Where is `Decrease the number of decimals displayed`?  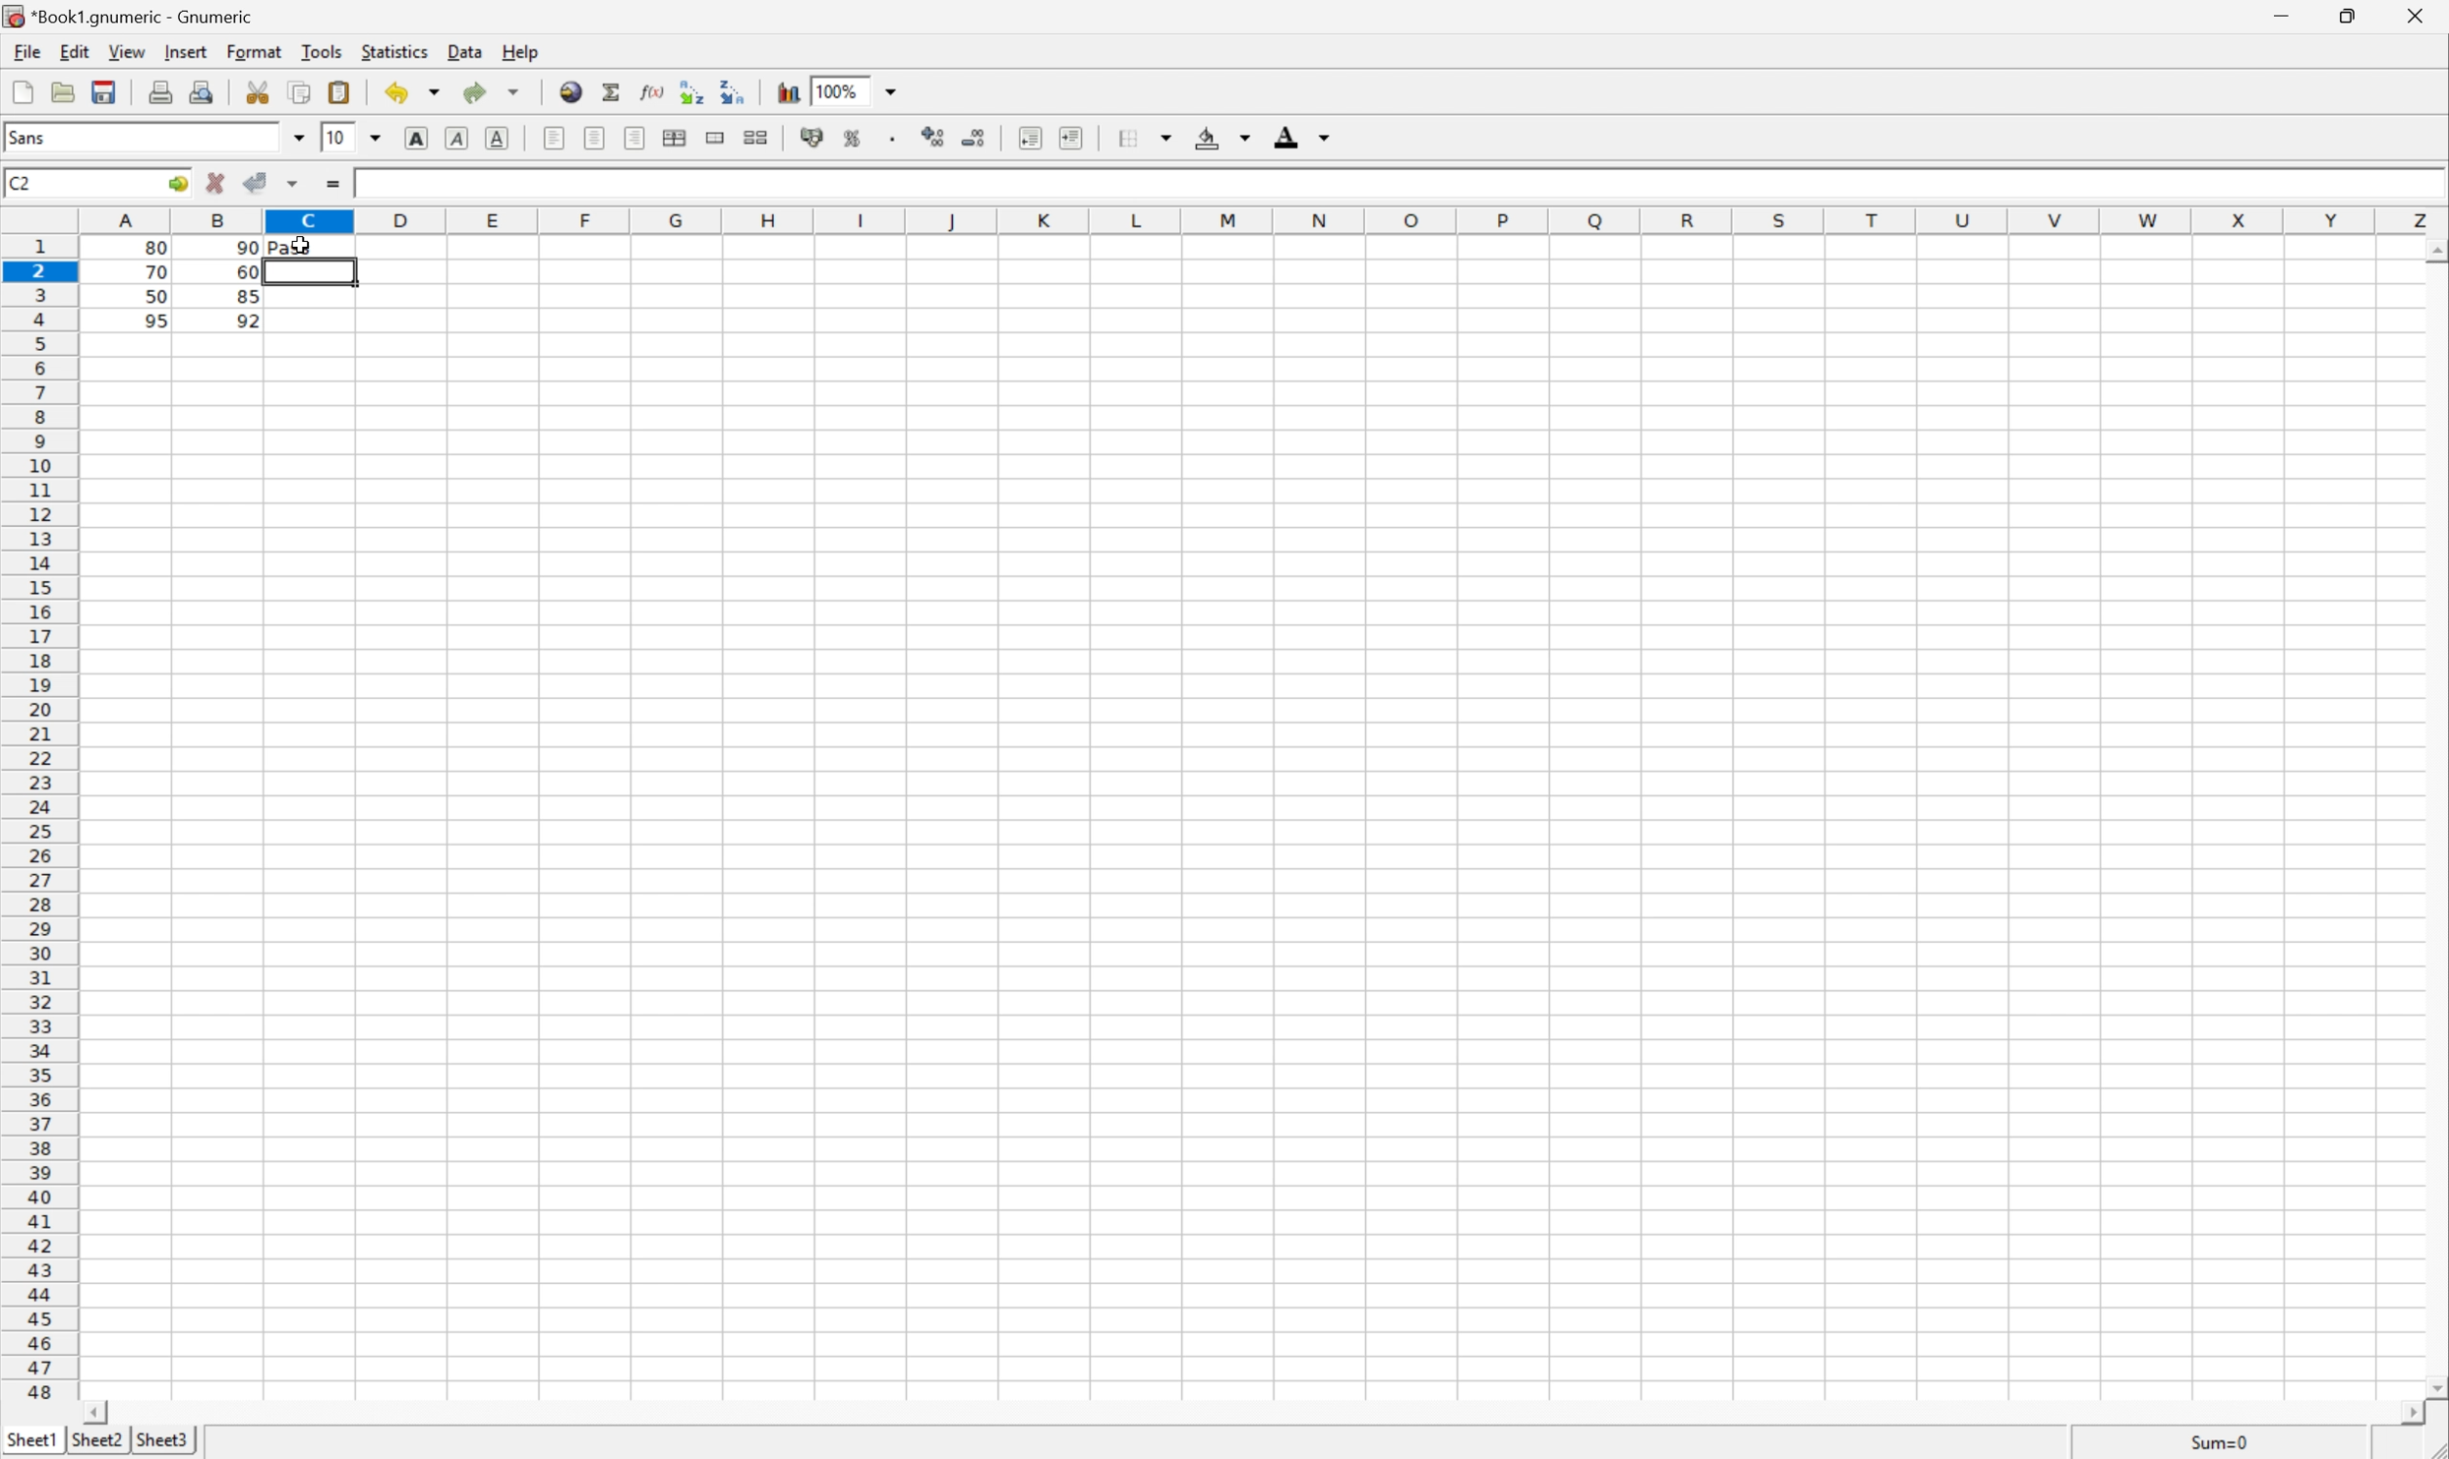
Decrease the number of decimals displayed is located at coordinates (979, 137).